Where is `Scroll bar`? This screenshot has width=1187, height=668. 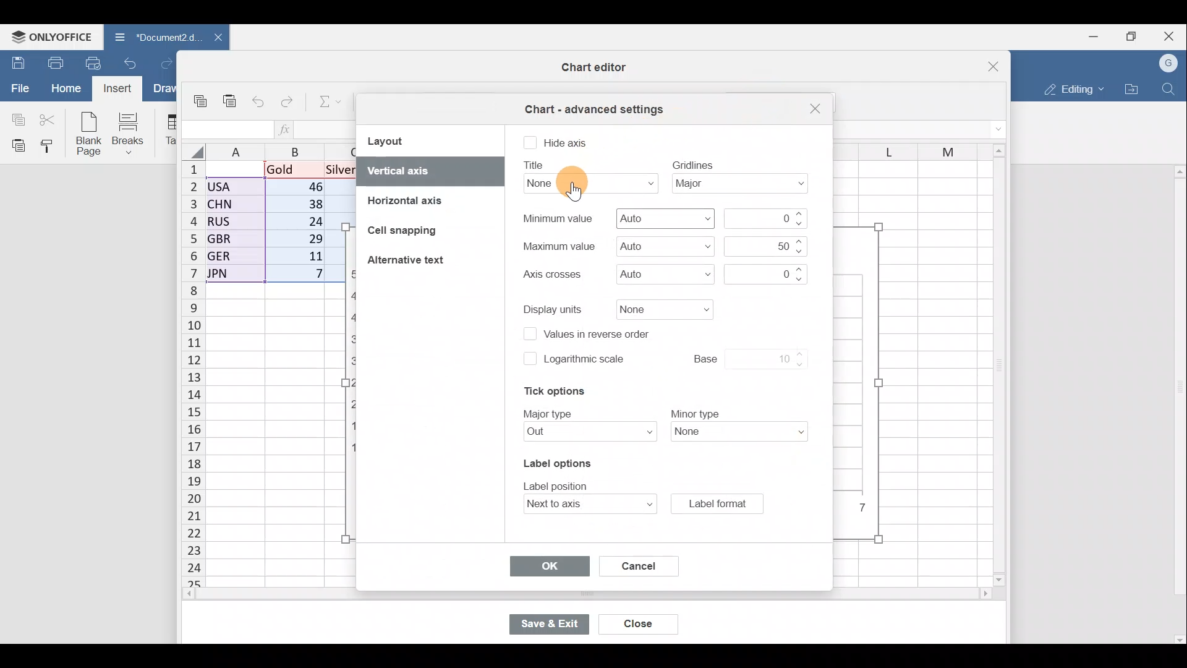 Scroll bar is located at coordinates (995, 366).